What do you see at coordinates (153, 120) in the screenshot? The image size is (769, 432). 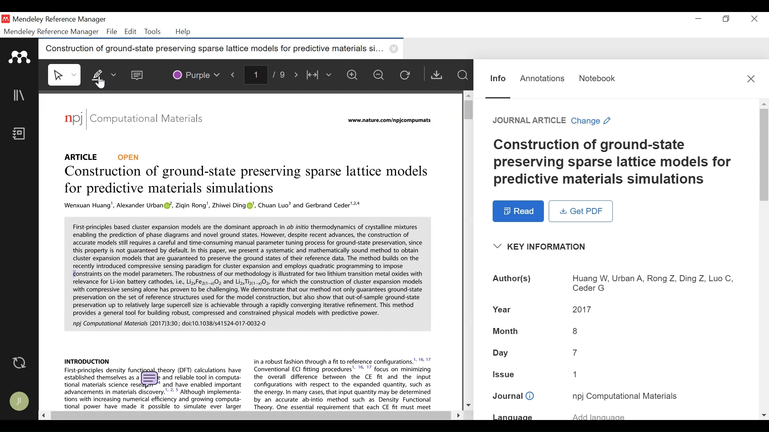 I see `Journal` at bounding box center [153, 120].